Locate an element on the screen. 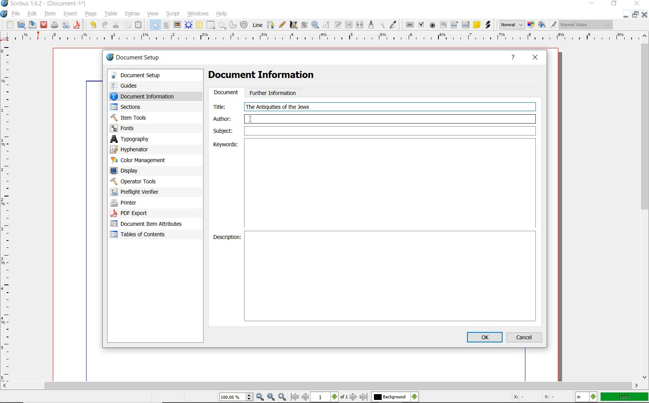 The height and width of the screenshot is (403, 649). Bezier curve is located at coordinates (270, 25).